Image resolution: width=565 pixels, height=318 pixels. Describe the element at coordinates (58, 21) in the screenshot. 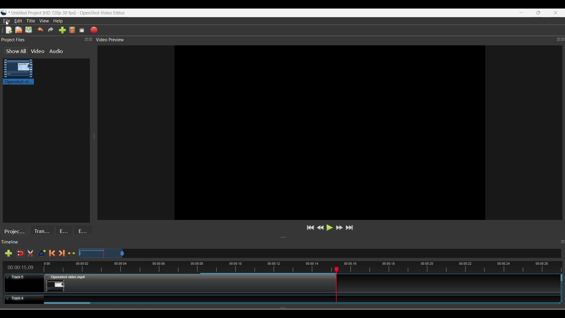

I see `Help` at that location.